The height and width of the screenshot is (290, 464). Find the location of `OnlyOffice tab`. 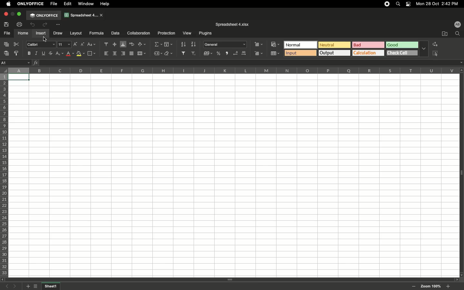

OnlyOffice tab is located at coordinates (44, 15).